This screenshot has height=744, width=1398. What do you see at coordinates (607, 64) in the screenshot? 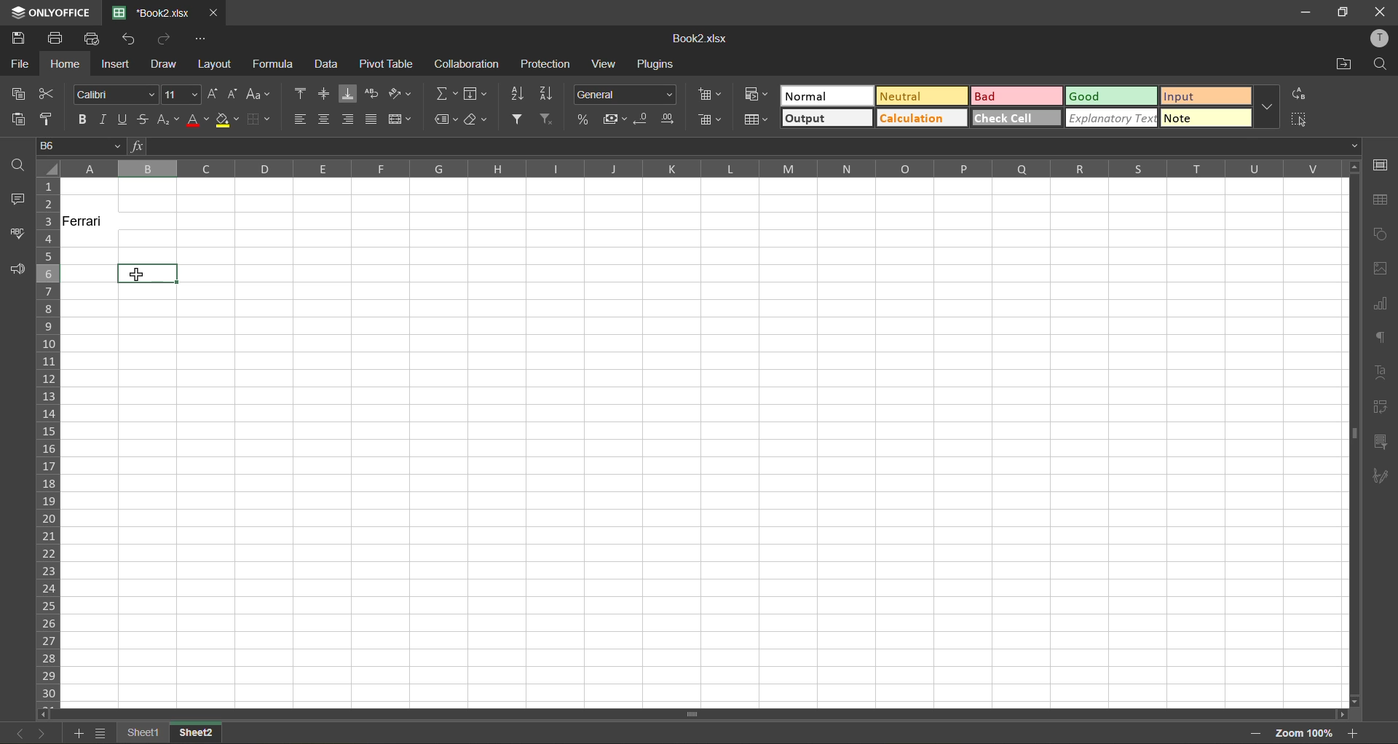
I see `view` at bounding box center [607, 64].